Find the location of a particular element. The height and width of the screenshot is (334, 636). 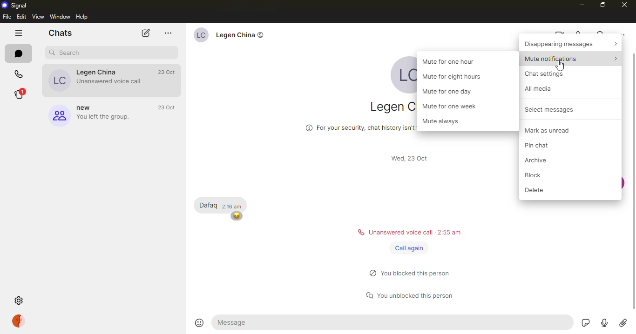

select messages is located at coordinates (554, 109).